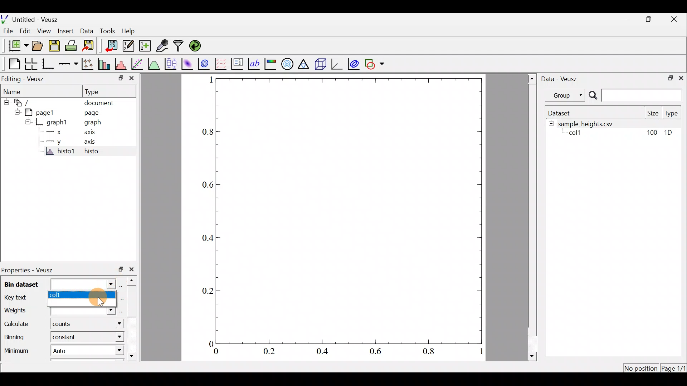 This screenshot has width=687, height=386. I want to click on Graph, so click(350, 211).